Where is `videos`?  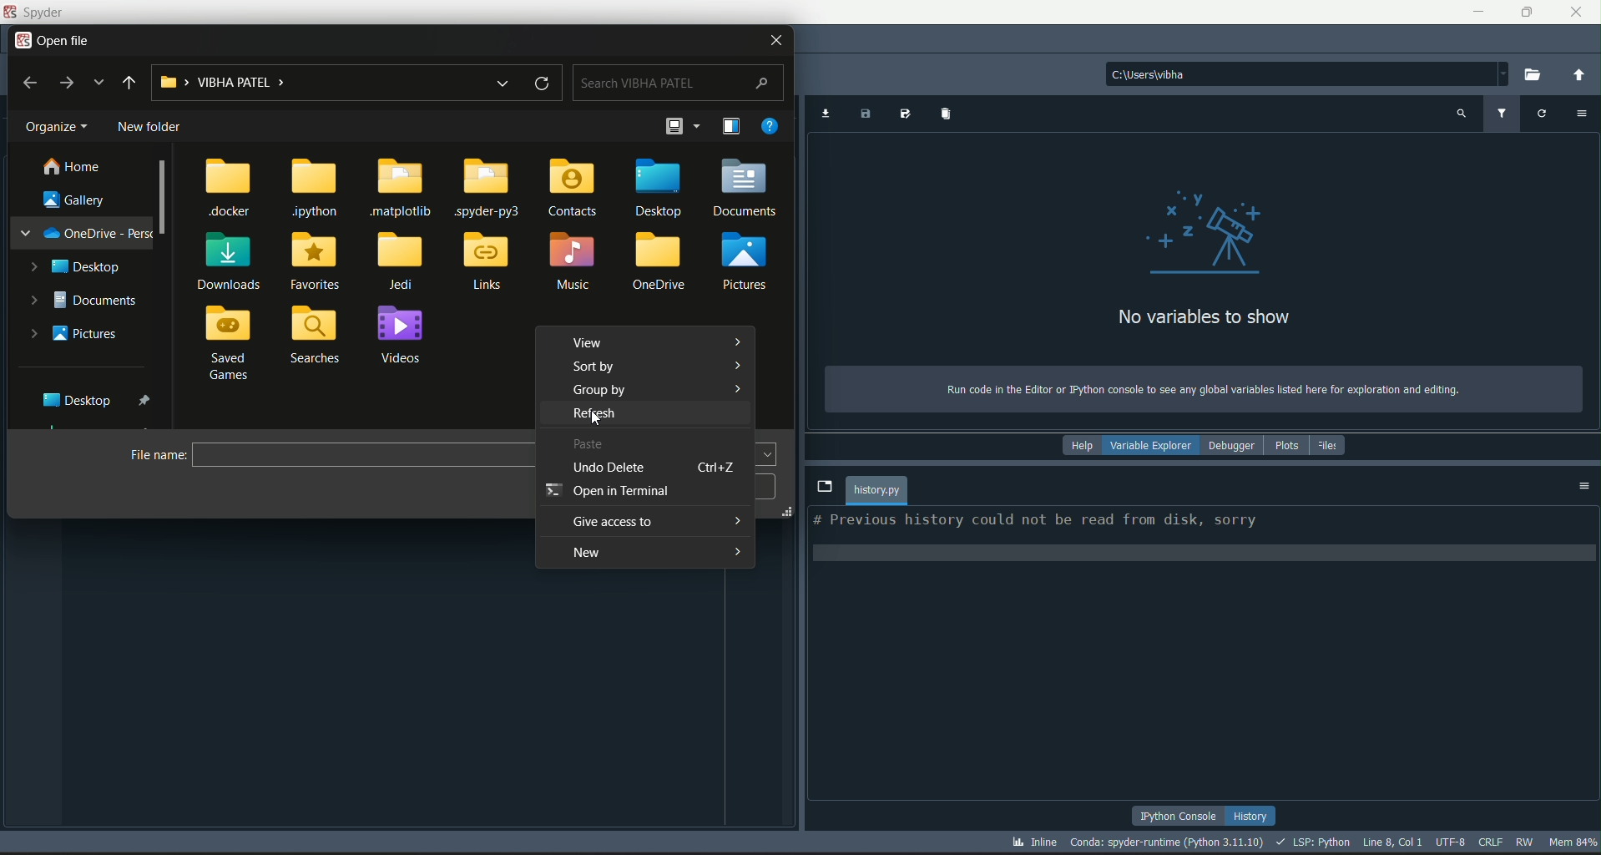 videos is located at coordinates (403, 335).